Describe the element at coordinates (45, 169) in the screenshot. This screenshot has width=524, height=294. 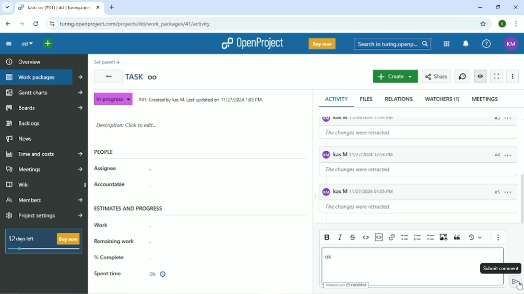
I see `Meetings` at that location.